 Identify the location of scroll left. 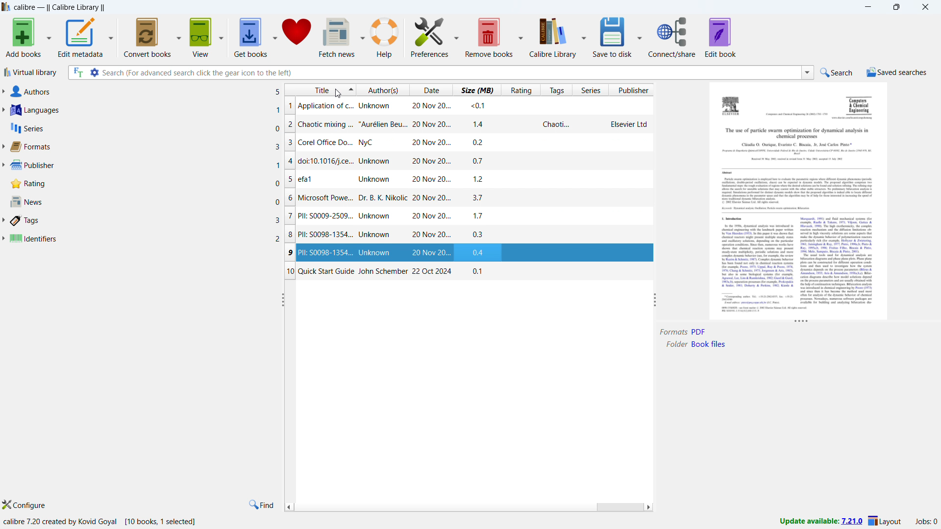
(288, 506).